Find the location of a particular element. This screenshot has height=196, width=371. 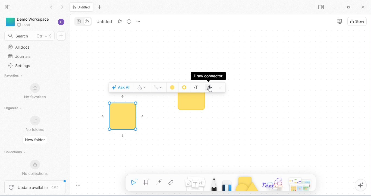

switch type is located at coordinates (142, 87).